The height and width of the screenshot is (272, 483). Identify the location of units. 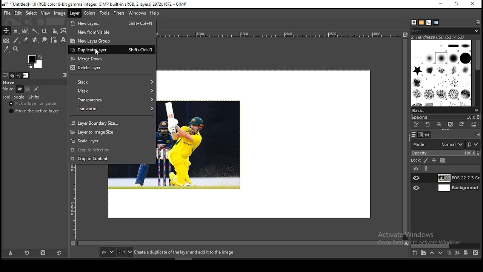
(108, 252).